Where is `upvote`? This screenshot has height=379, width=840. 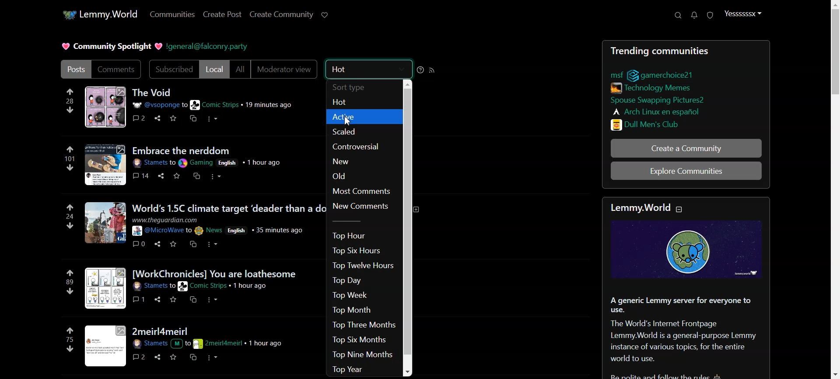 upvote is located at coordinates (72, 331).